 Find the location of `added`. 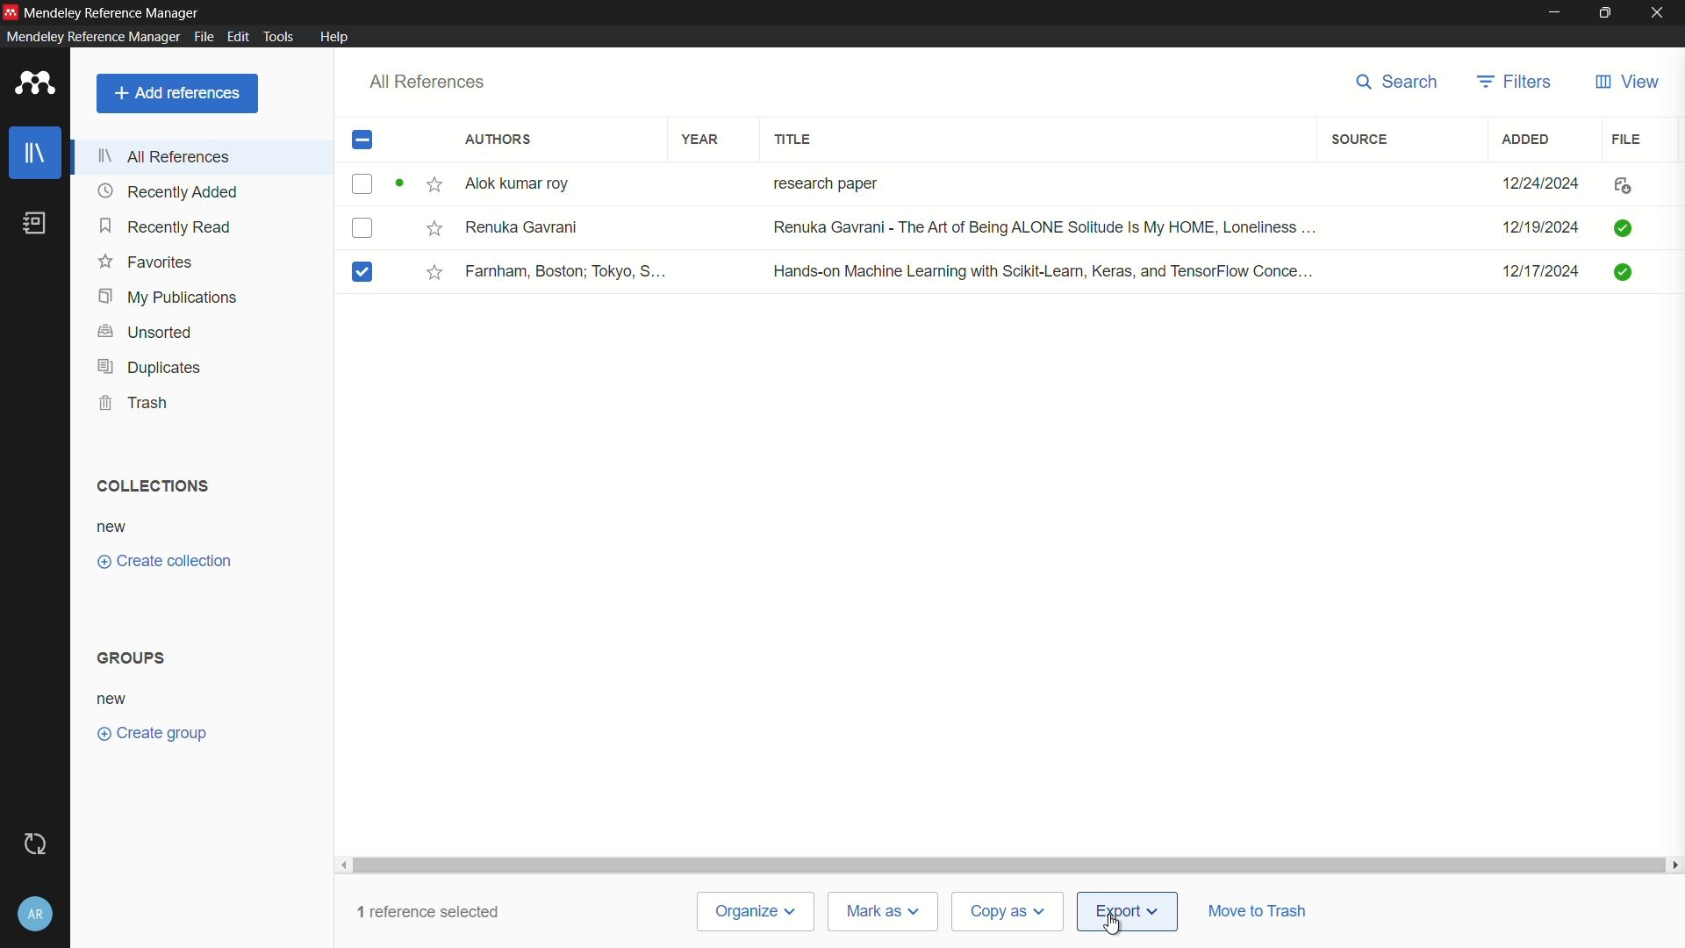

added is located at coordinates (1527, 140).